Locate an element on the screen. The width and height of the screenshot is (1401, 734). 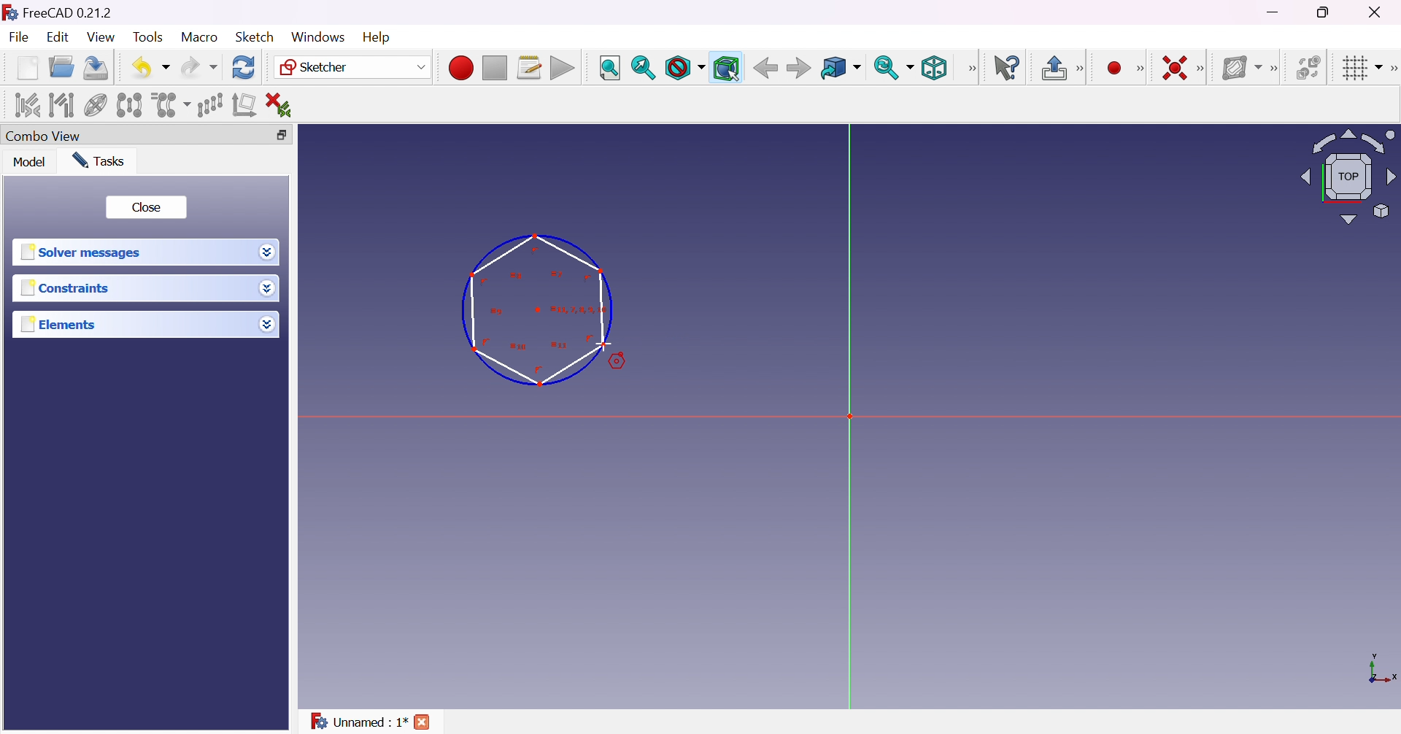
Rectangular array is located at coordinates (210, 105).